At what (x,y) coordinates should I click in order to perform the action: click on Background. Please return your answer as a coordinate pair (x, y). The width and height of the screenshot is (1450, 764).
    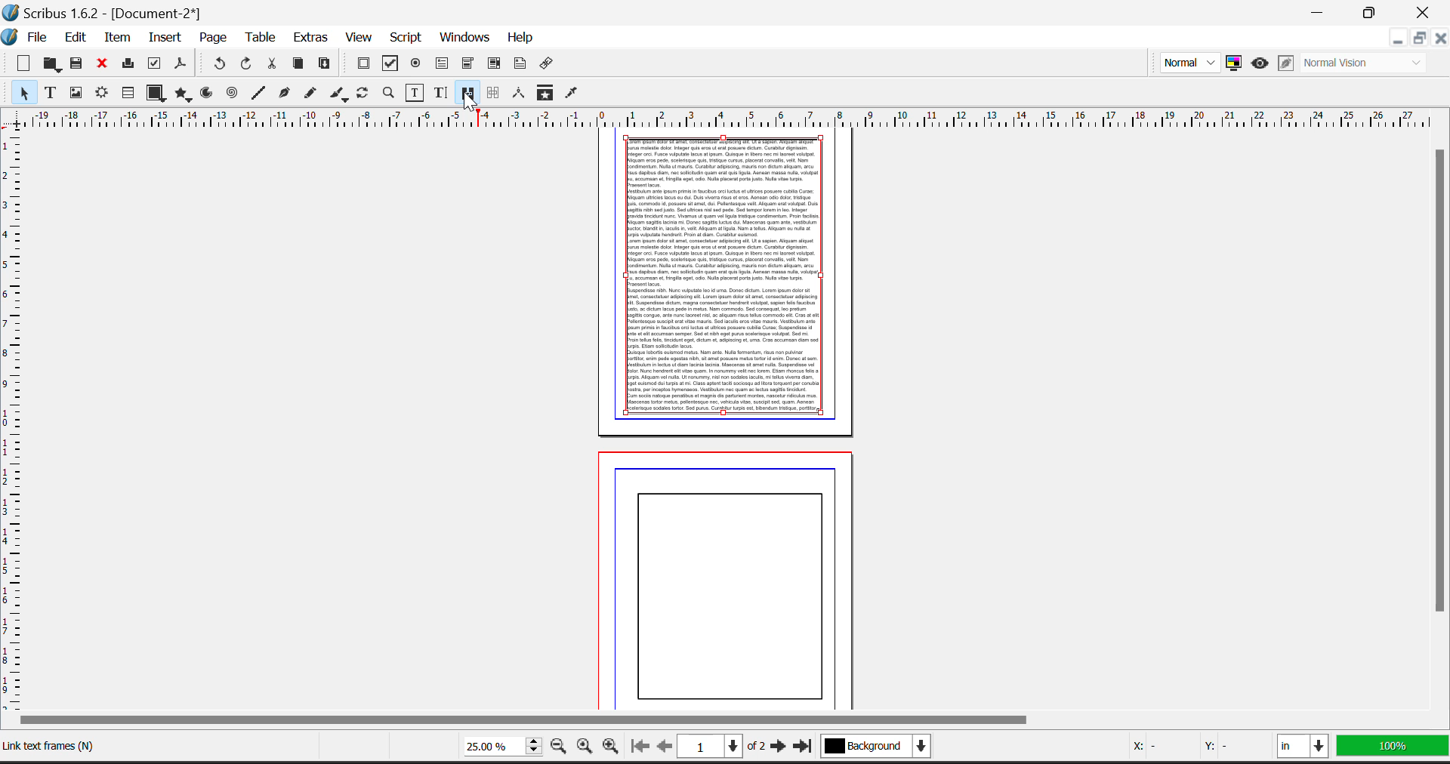
    Looking at the image, I should click on (887, 749).